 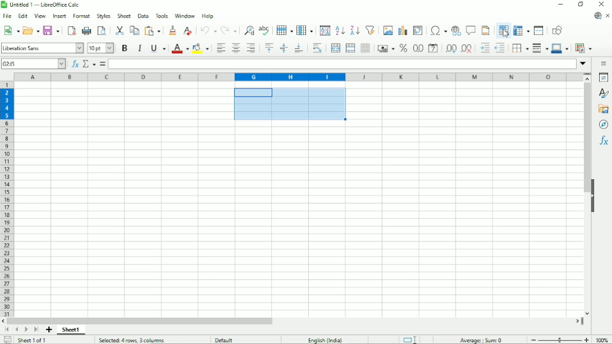 I want to click on Insert or edit pivot table, so click(x=418, y=30).